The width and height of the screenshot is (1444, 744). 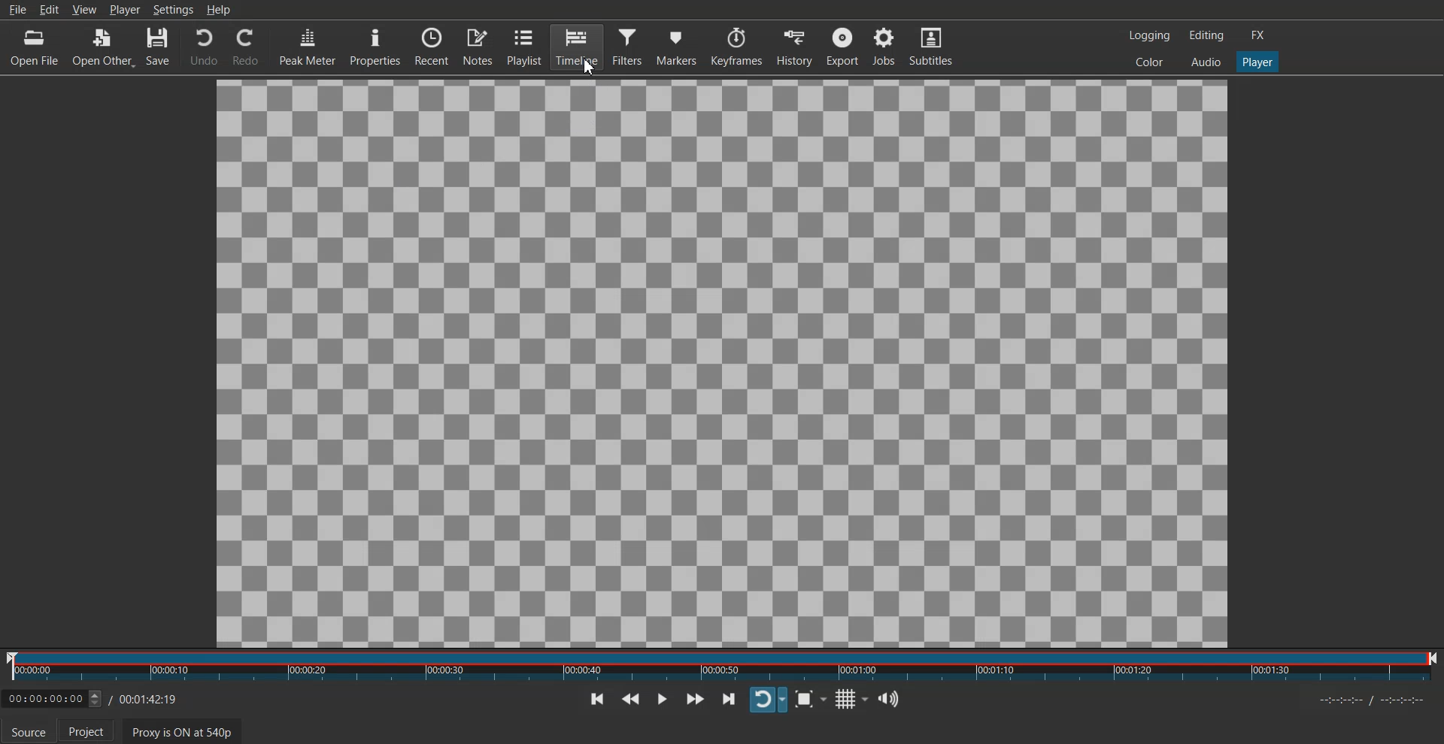 I want to click on Open File, so click(x=36, y=47).